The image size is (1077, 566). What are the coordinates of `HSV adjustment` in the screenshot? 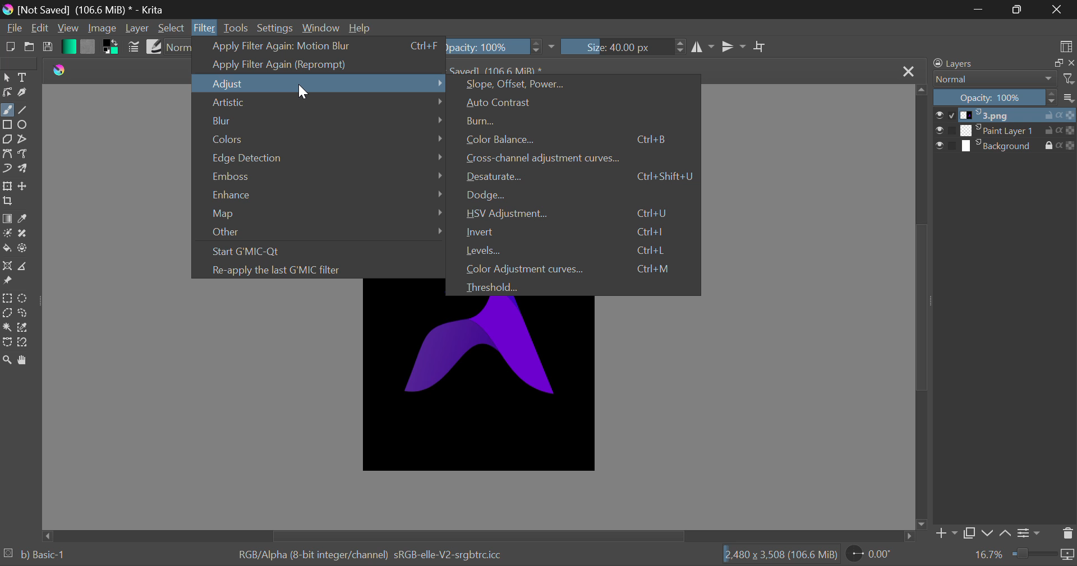 It's located at (577, 214).